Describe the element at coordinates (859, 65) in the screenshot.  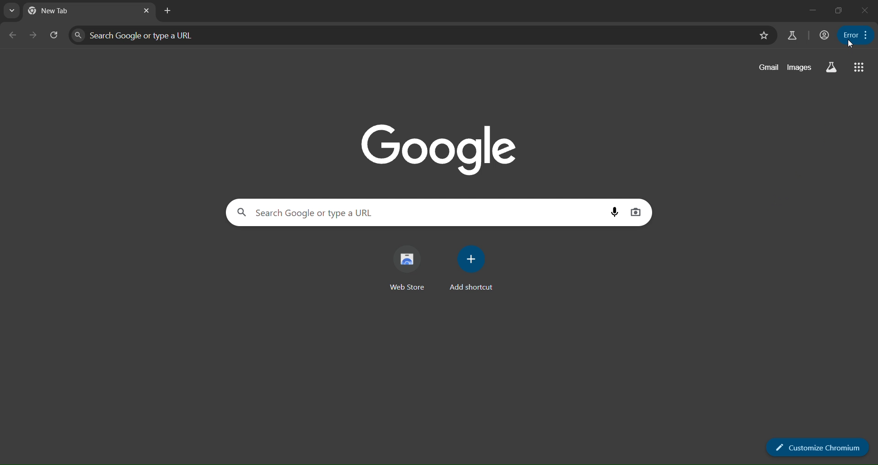
I see `google apps` at that location.